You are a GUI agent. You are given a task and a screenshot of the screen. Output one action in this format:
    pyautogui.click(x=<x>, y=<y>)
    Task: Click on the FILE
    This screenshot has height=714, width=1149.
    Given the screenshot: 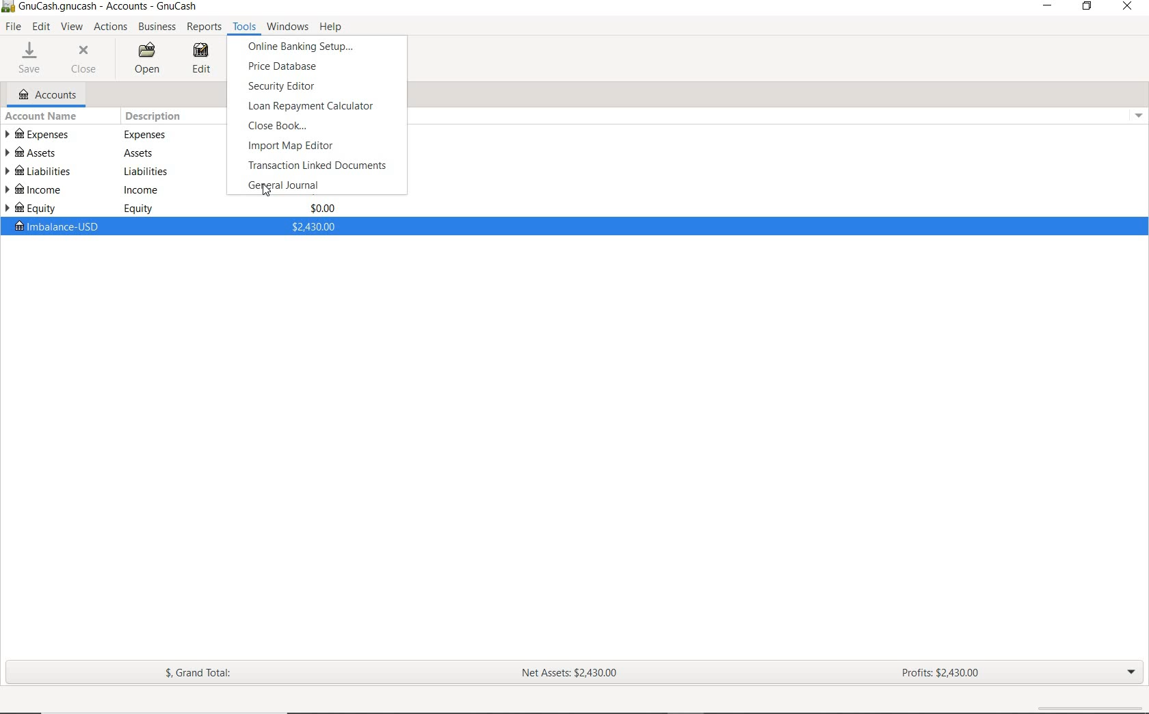 What is the action you would take?
    pyautogui.click(x=16, y=27)
    